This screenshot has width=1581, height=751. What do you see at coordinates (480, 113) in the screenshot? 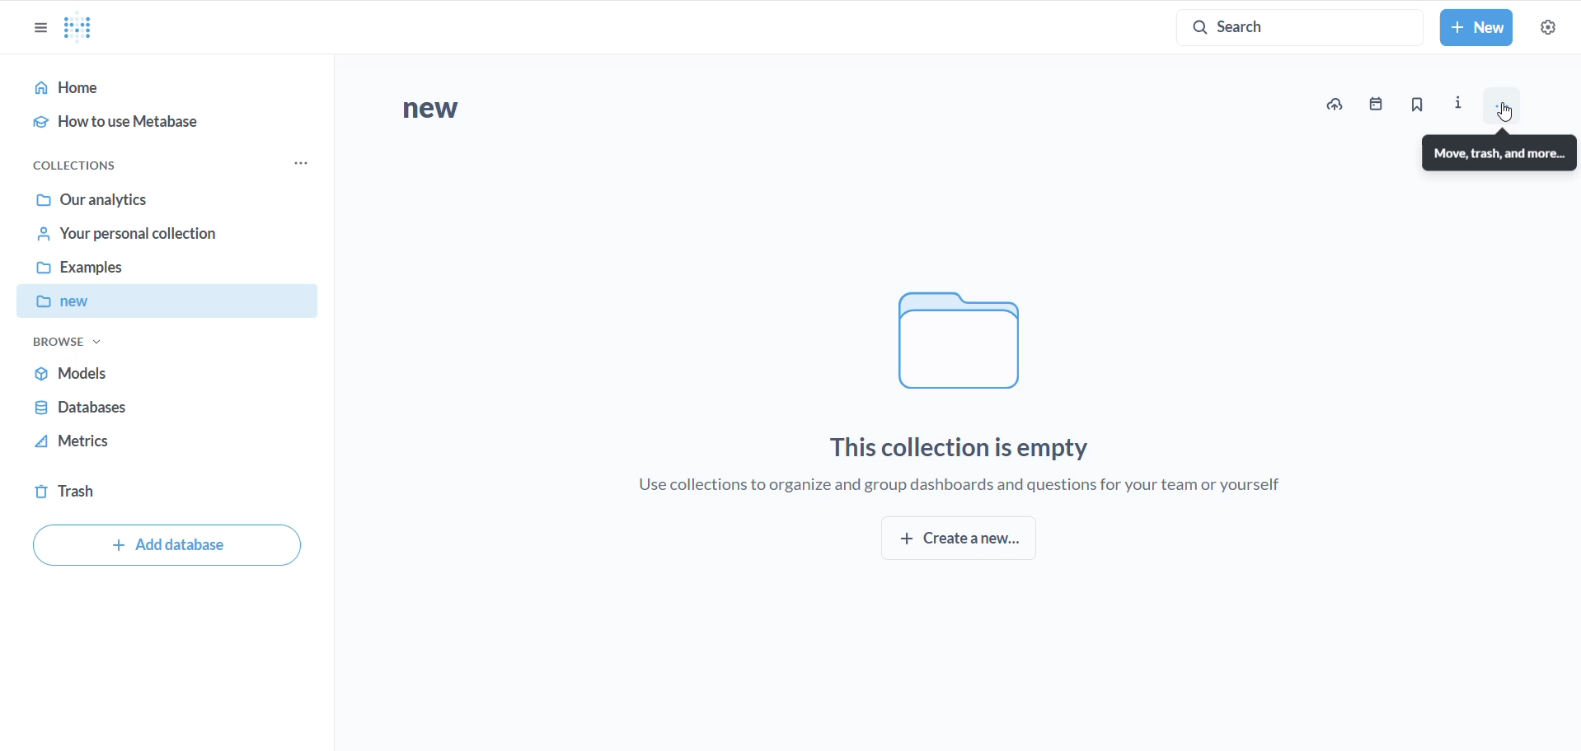
I see `new` at bounding box center [480, 113].